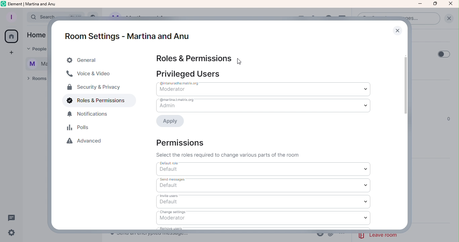 The image size is (459, 242). I want to click on General, so click(96, 60).